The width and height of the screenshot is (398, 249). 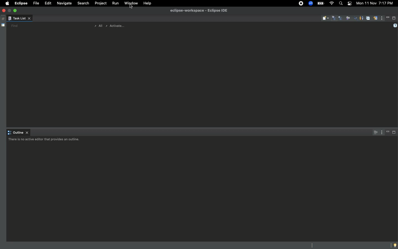 I want to click on Window, so click(x=131, y=3).